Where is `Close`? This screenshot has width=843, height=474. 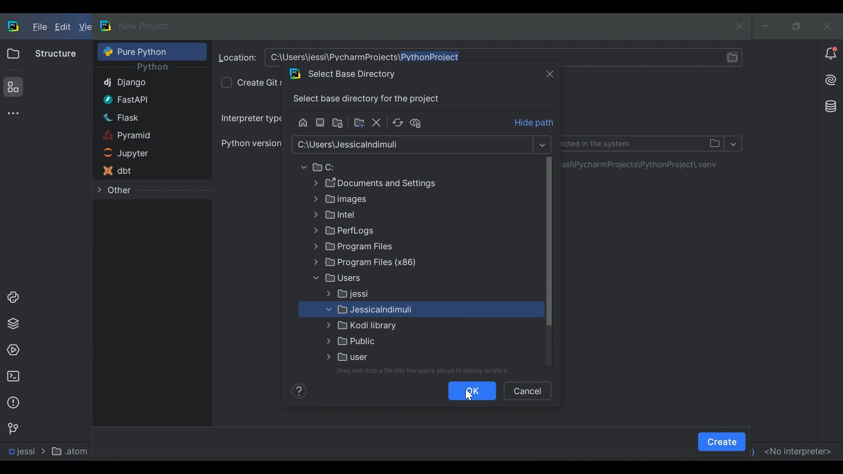 Close is located at coordinates (827, 25).